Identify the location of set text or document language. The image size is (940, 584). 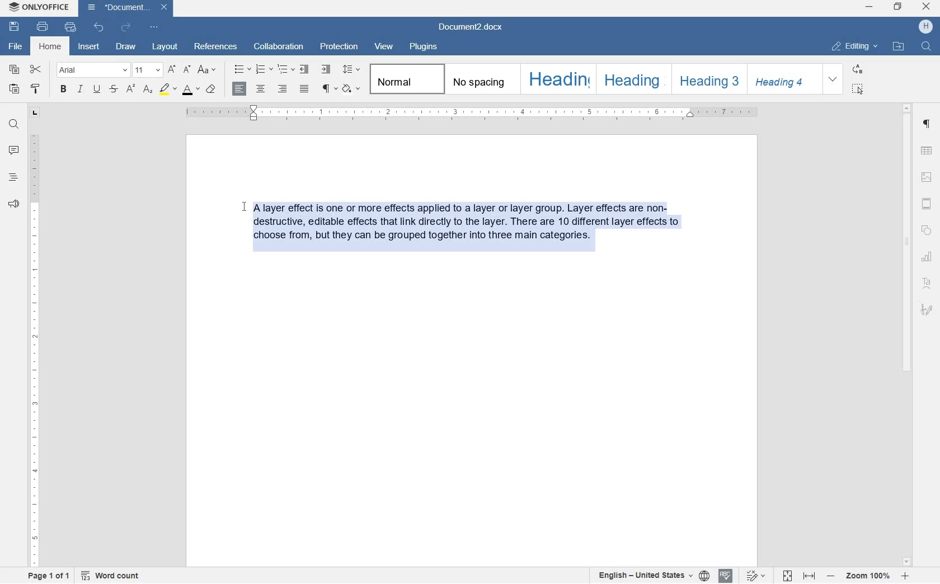
(651, 575).